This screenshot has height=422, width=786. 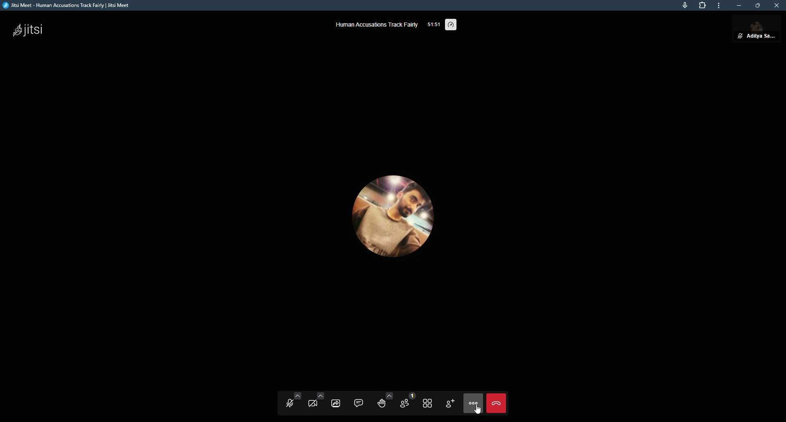 I want to click on jitsi, so click(x=30, y=29).